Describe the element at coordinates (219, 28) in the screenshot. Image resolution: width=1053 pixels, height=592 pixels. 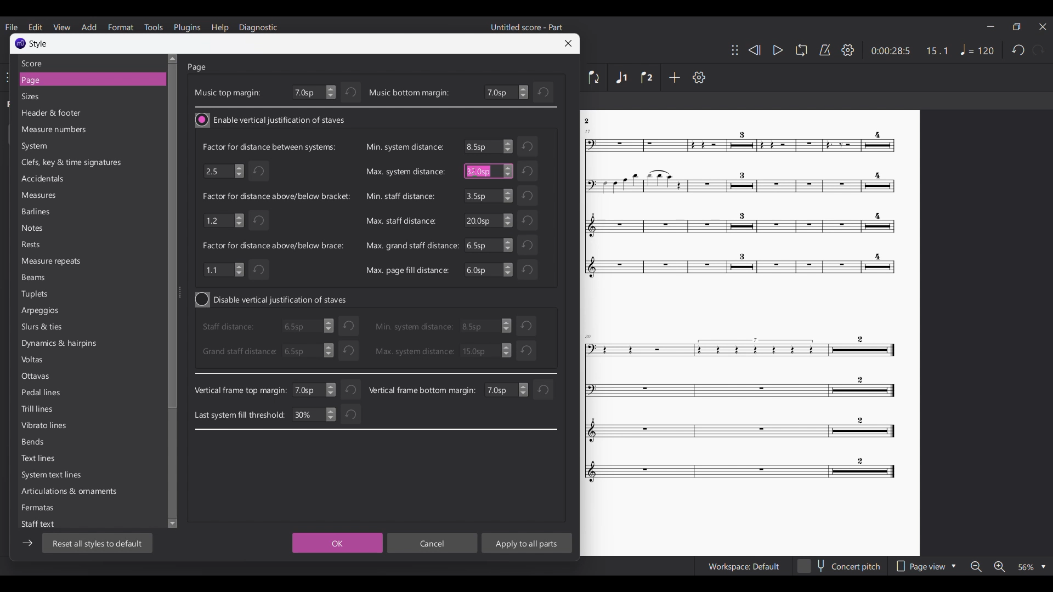
I see `Help menu` at that location.